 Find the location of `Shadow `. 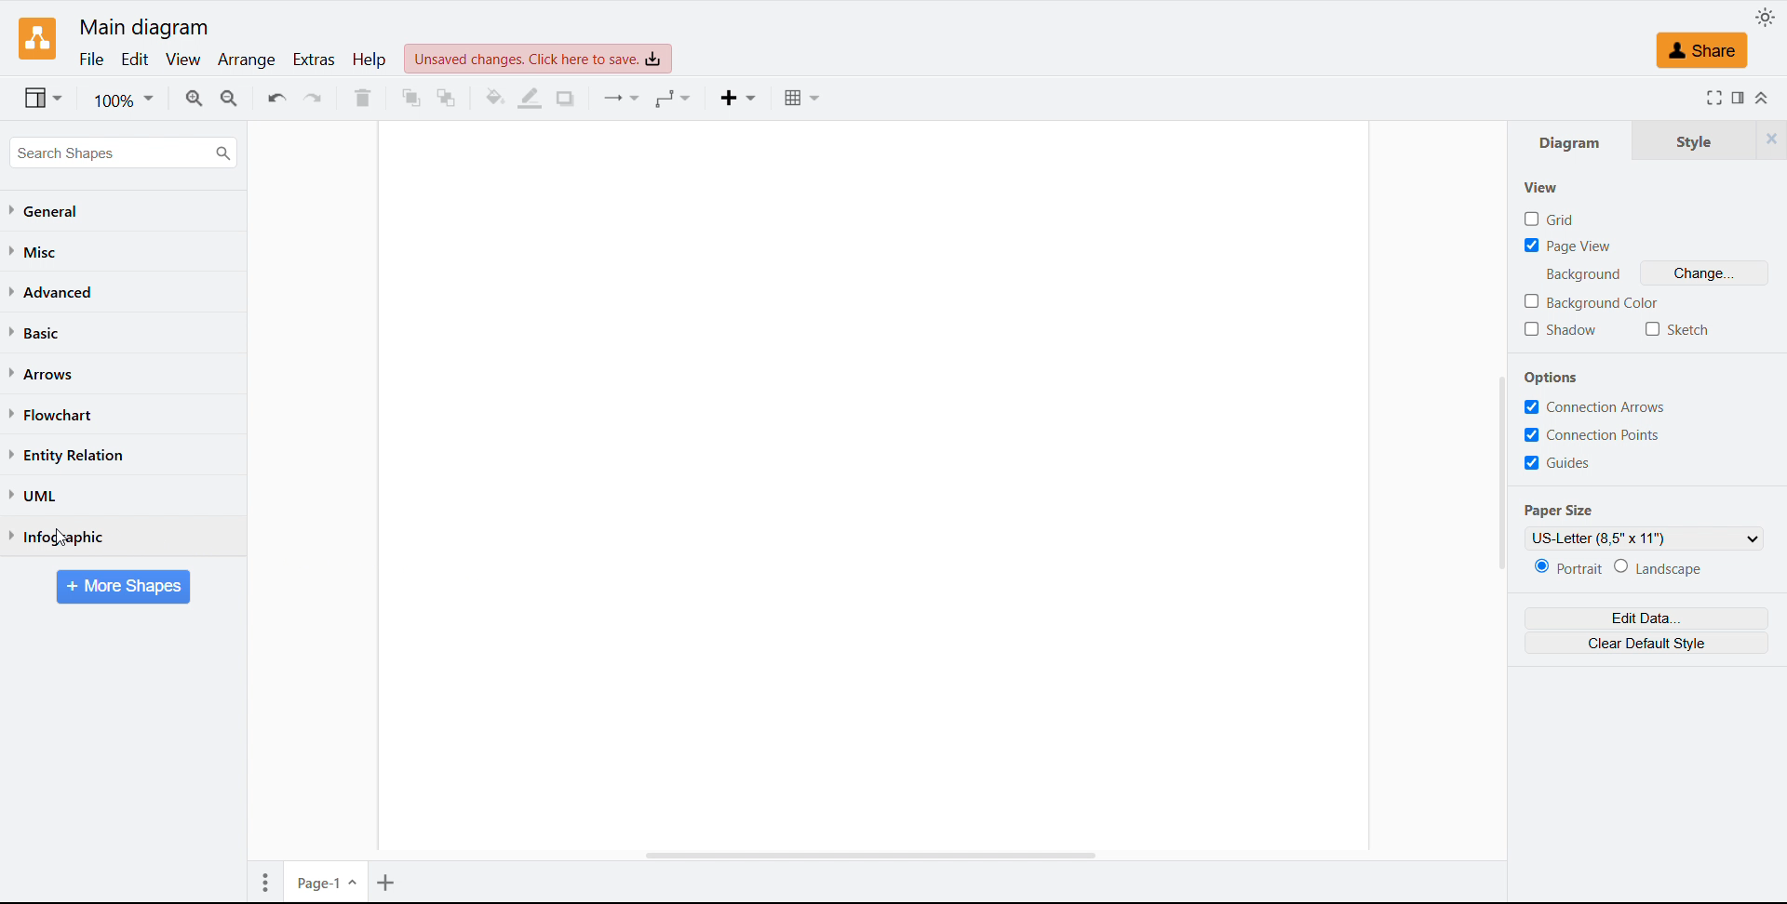

Shadow  is located at coordinates (565, 99).